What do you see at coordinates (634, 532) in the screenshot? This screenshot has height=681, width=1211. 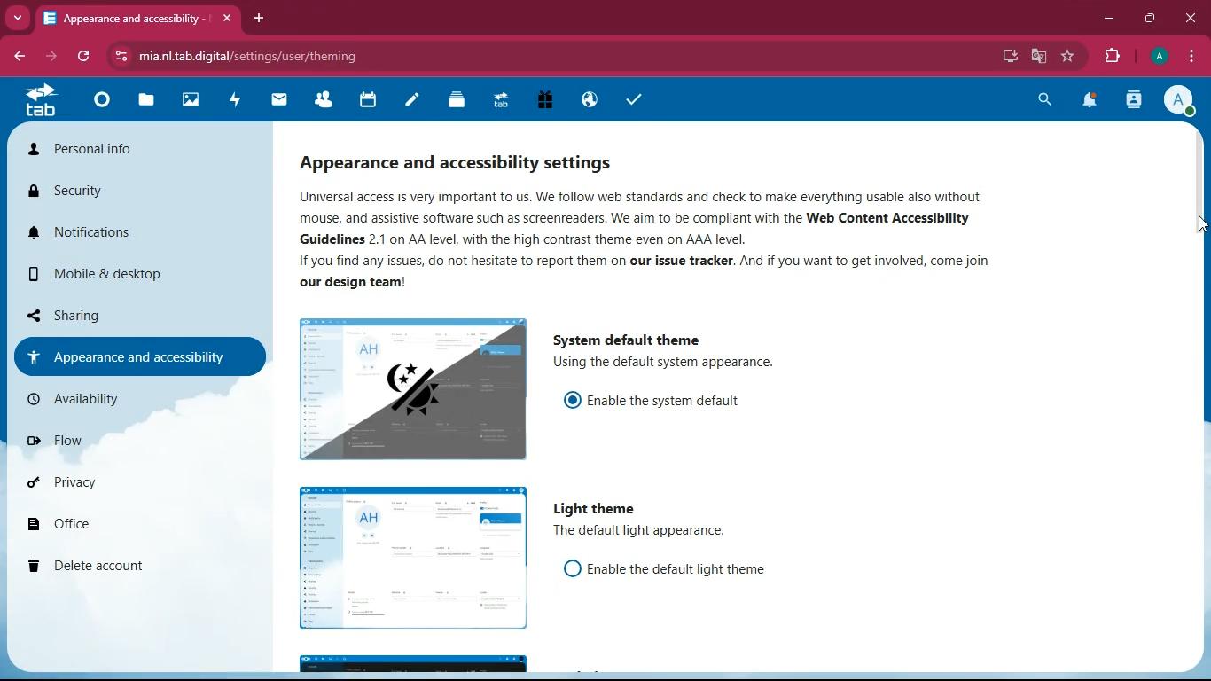 I see `description` at bounding box center [634, 532].